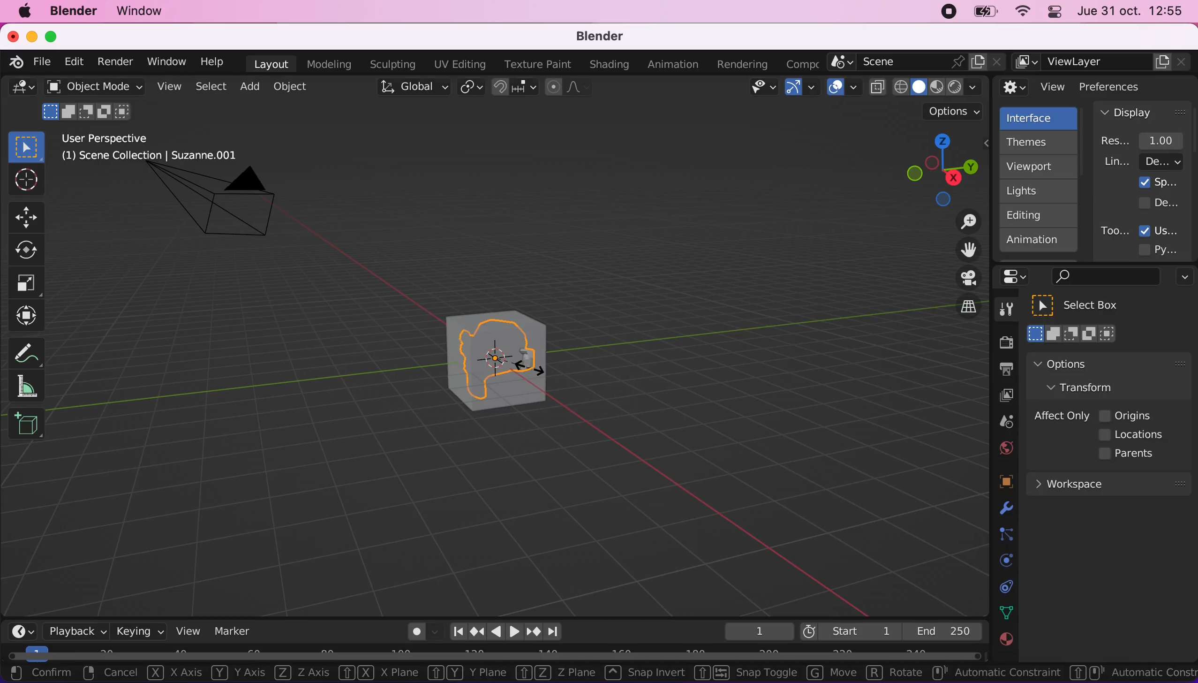 The width and height of the screenshot is (1198, 683). I want to click on keyframe, so click(758, 632).